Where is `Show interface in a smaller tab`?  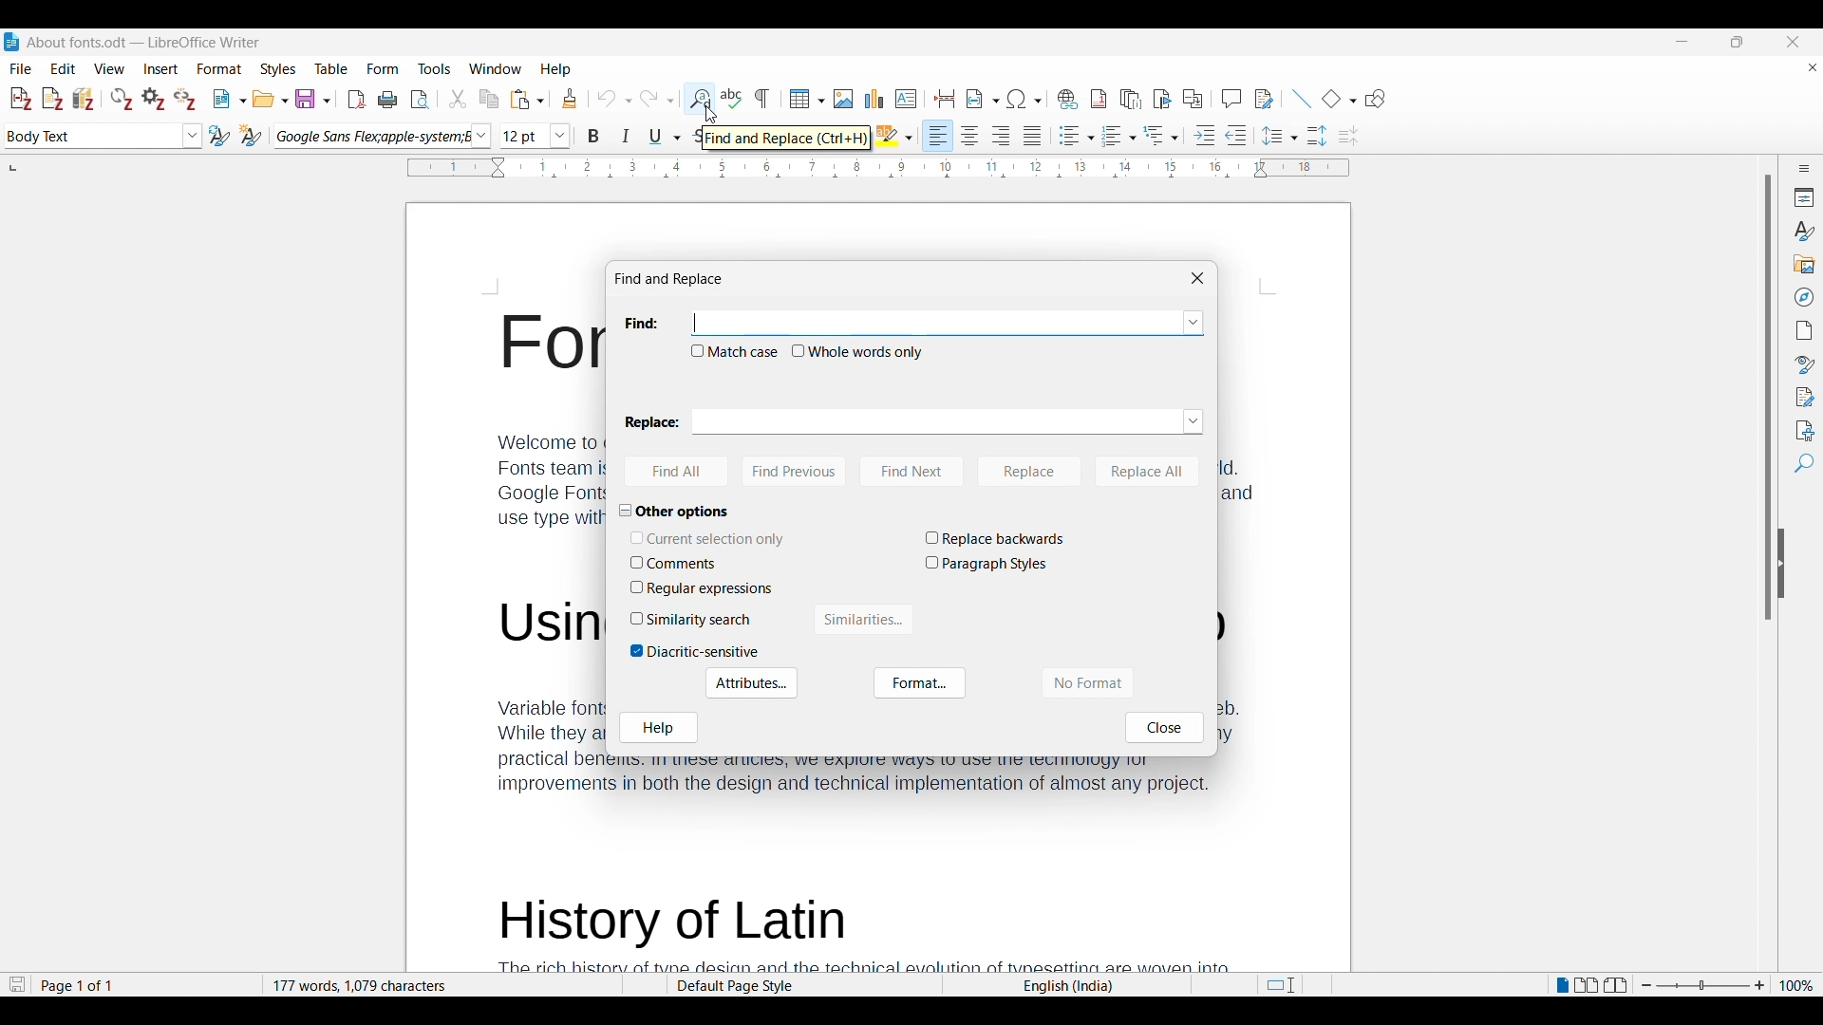 Show interface in a smaller tab is located at coordinates (1737, 42).